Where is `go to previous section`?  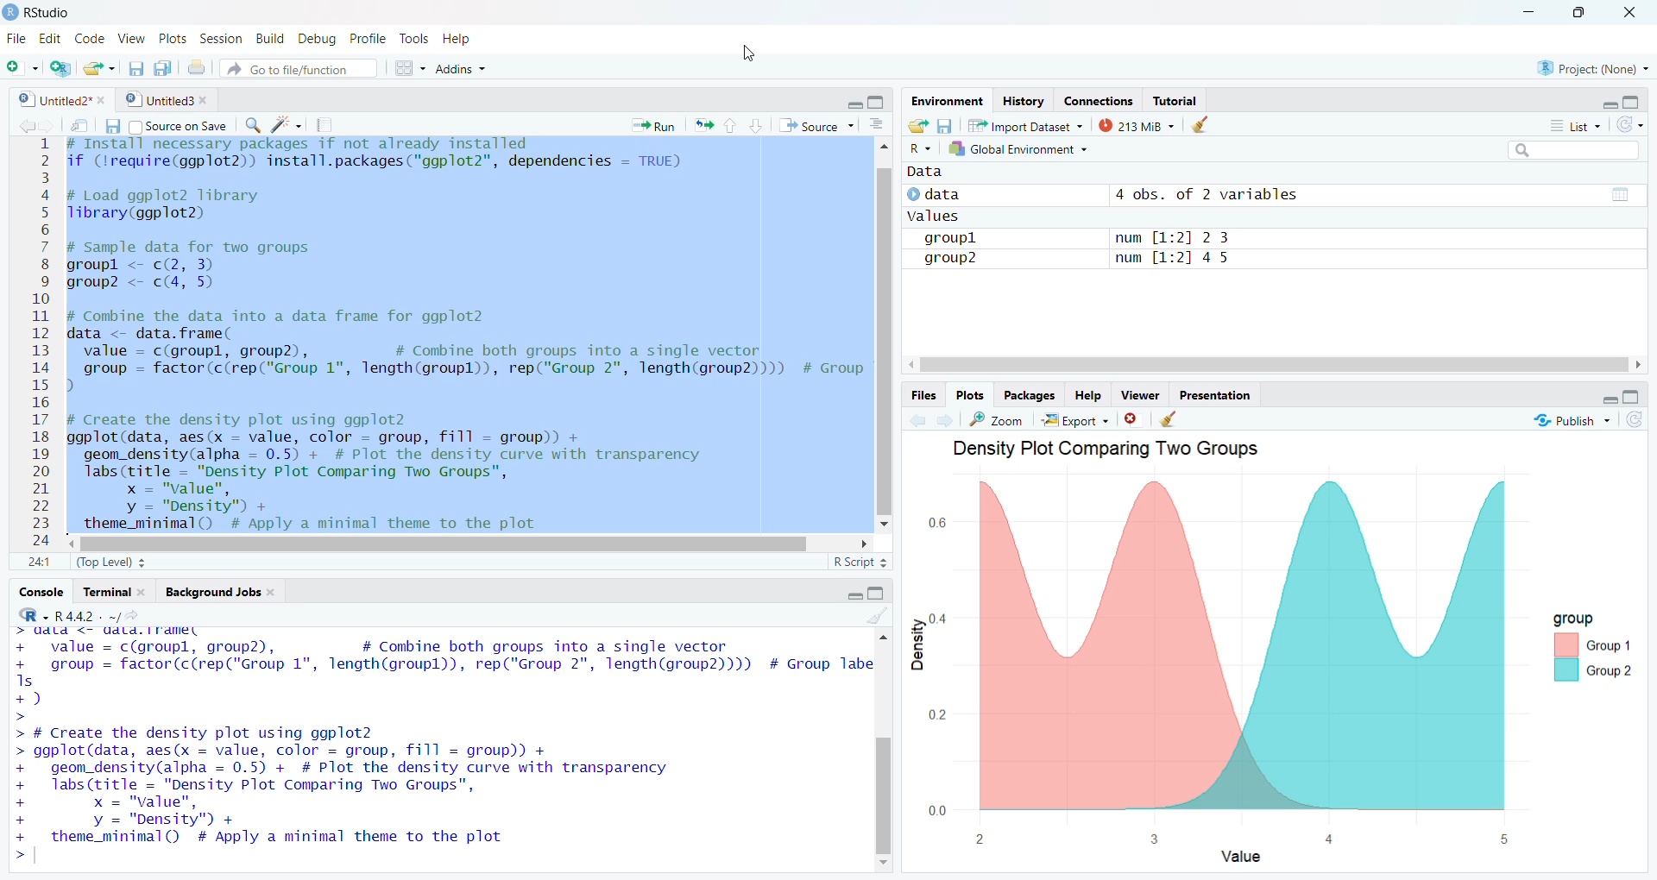
go to previous section is located at coordinates (732, 124).